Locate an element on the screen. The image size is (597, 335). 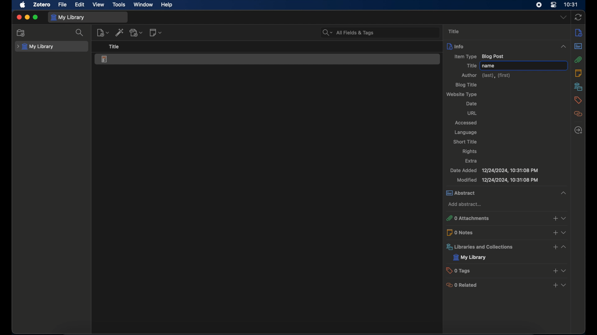
0 attachments is located at coordinates (505, 218).